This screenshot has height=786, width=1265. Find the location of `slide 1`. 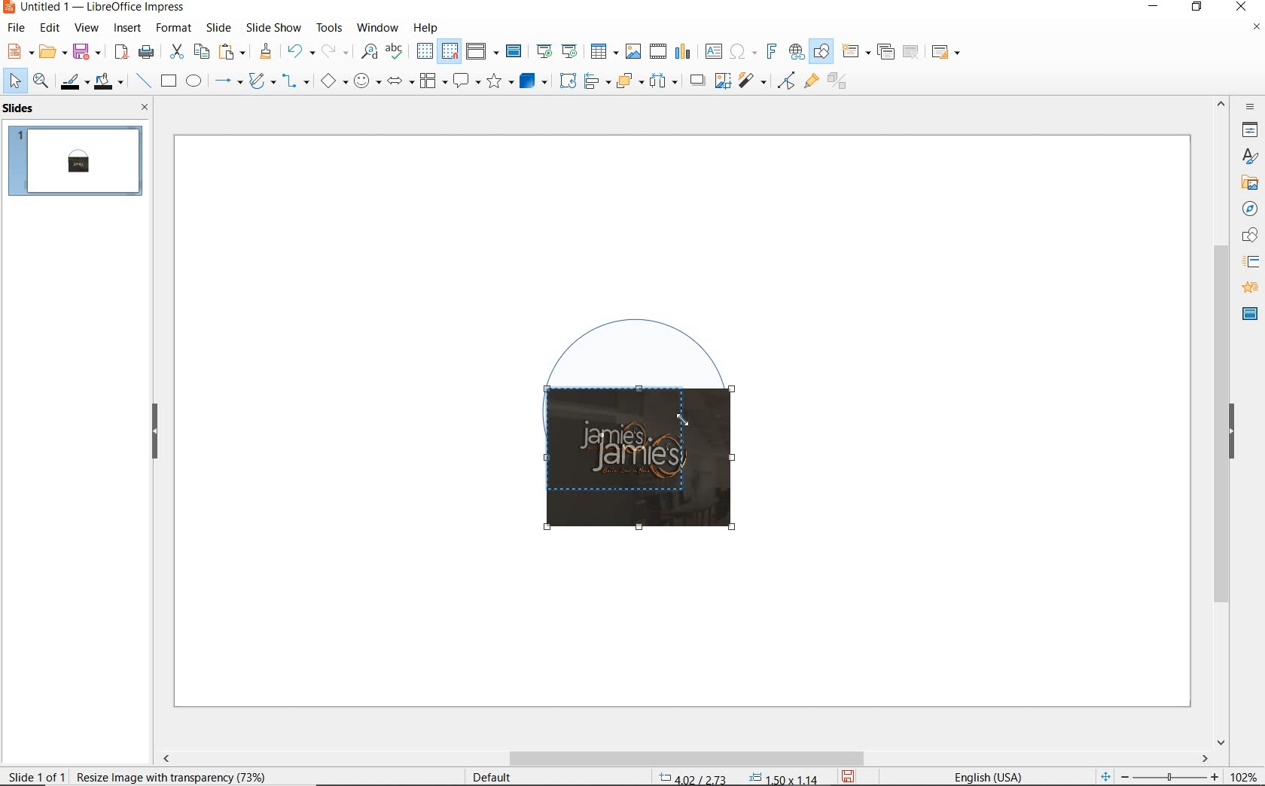

slide 1 is located at coordinates (78, 163).